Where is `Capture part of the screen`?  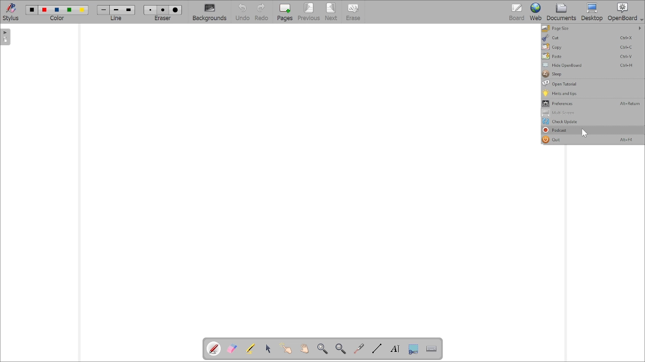 Capture part of the screen is located at coordinates (414, 349).